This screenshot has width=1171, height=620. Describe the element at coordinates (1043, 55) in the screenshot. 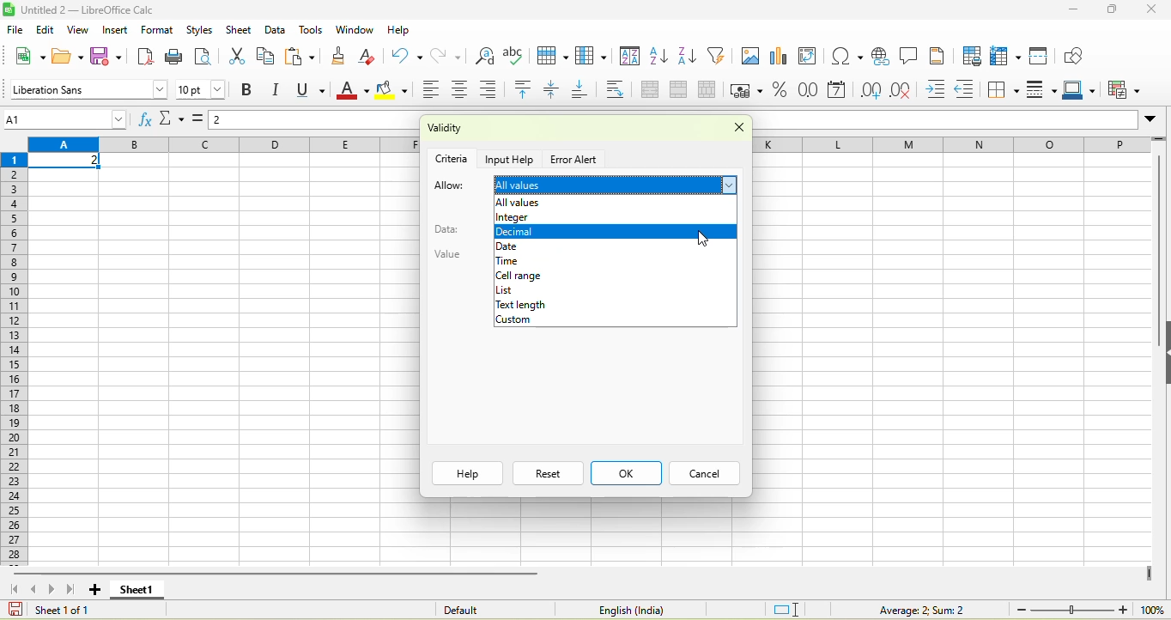

I see `split window` at that location.